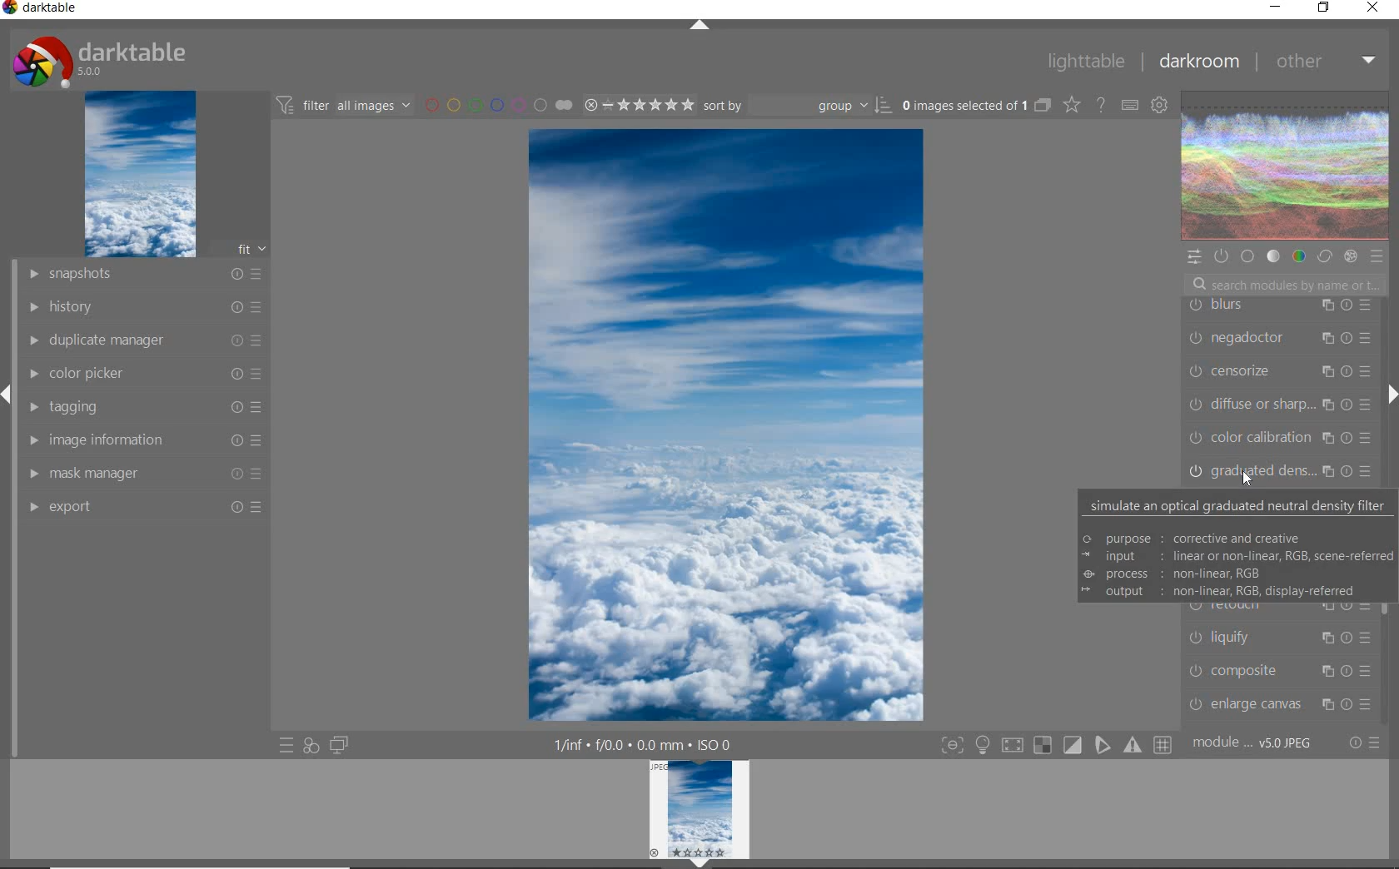  What do you see at coordinates (1253, 746) in the screenshot?
I see `module ... v5.0 JPEG` at bounding box center [1253, 746].